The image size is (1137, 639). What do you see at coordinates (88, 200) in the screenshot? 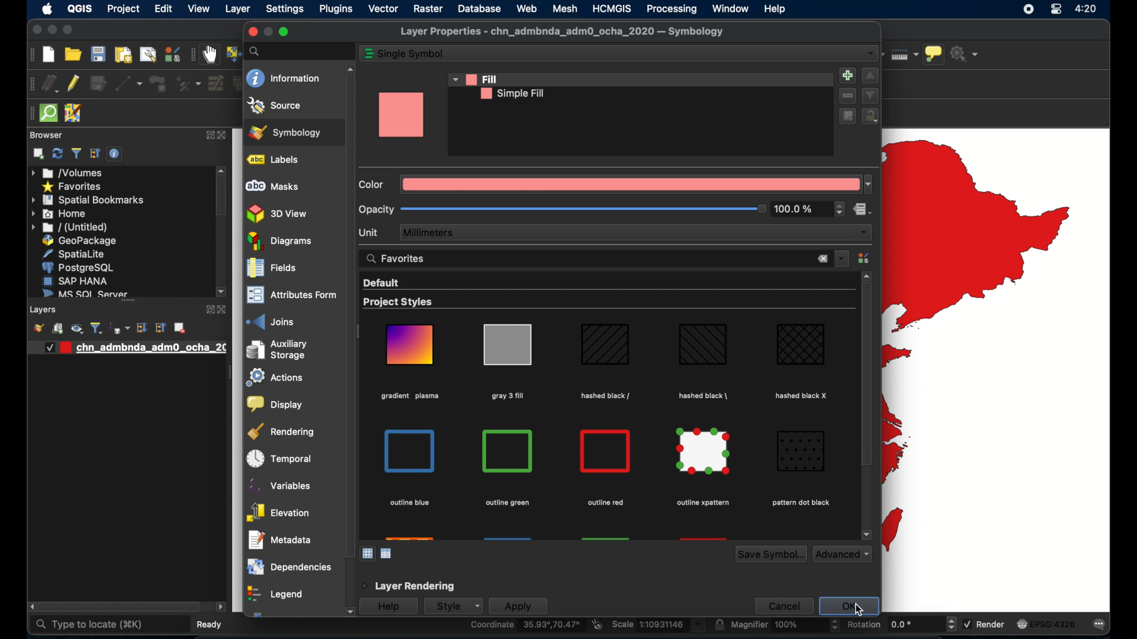
I see `spatial bookmarks` at bounding box center [88, 200].